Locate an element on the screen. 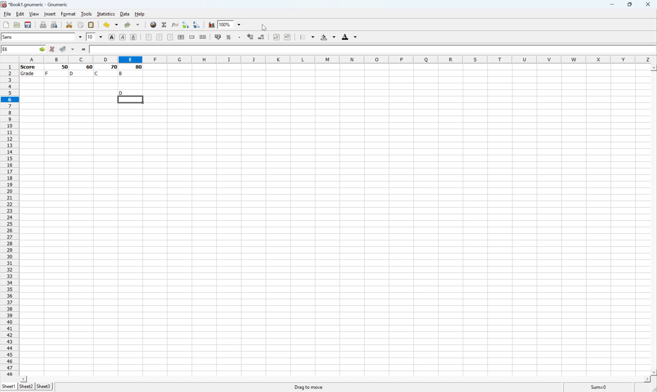  70 is located at coordinates (113, 67).